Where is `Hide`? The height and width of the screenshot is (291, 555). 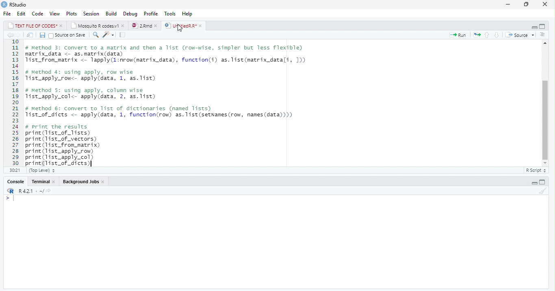
Hide is located at coordinates (532, 27).